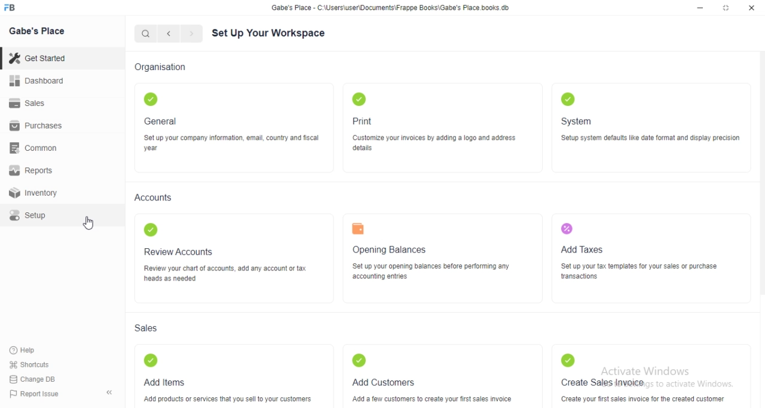 The height and width of the screenshot is (408, 765). What do you see at coordinates (34, 171) in the screenshot?
I see `Reports` at bounding box center [34, 171].